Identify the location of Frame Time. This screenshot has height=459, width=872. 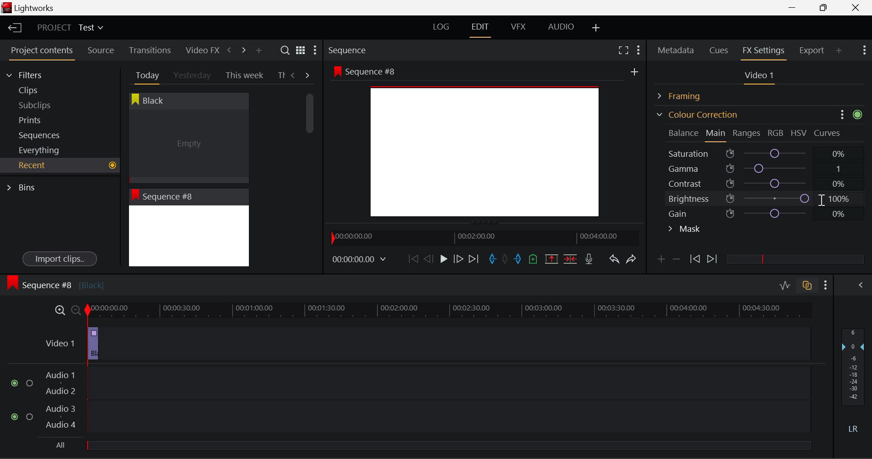
(360, 260).